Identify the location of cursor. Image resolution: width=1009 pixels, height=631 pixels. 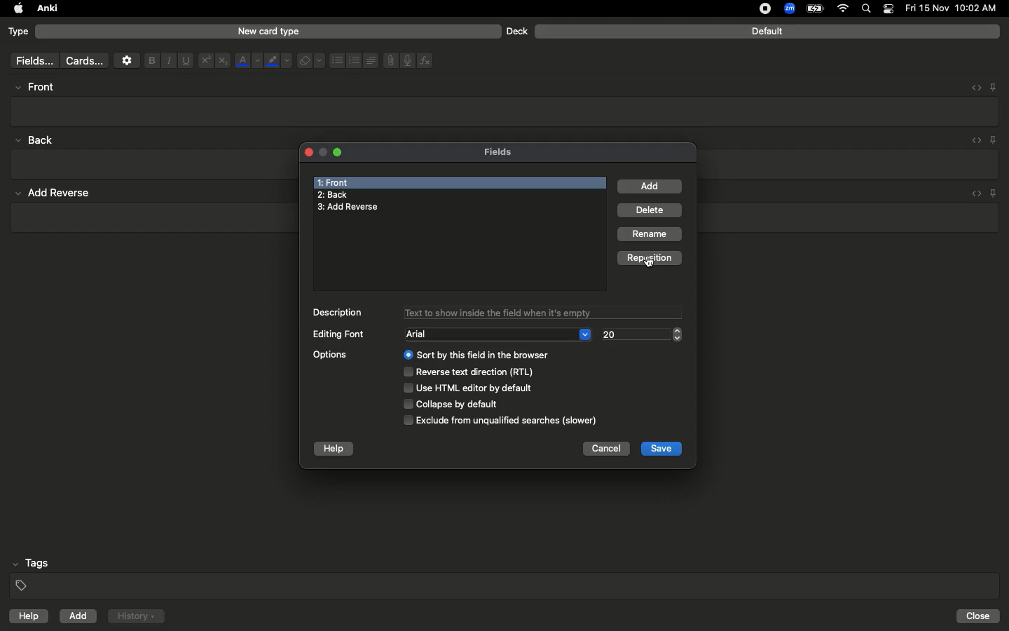
(652, 264).